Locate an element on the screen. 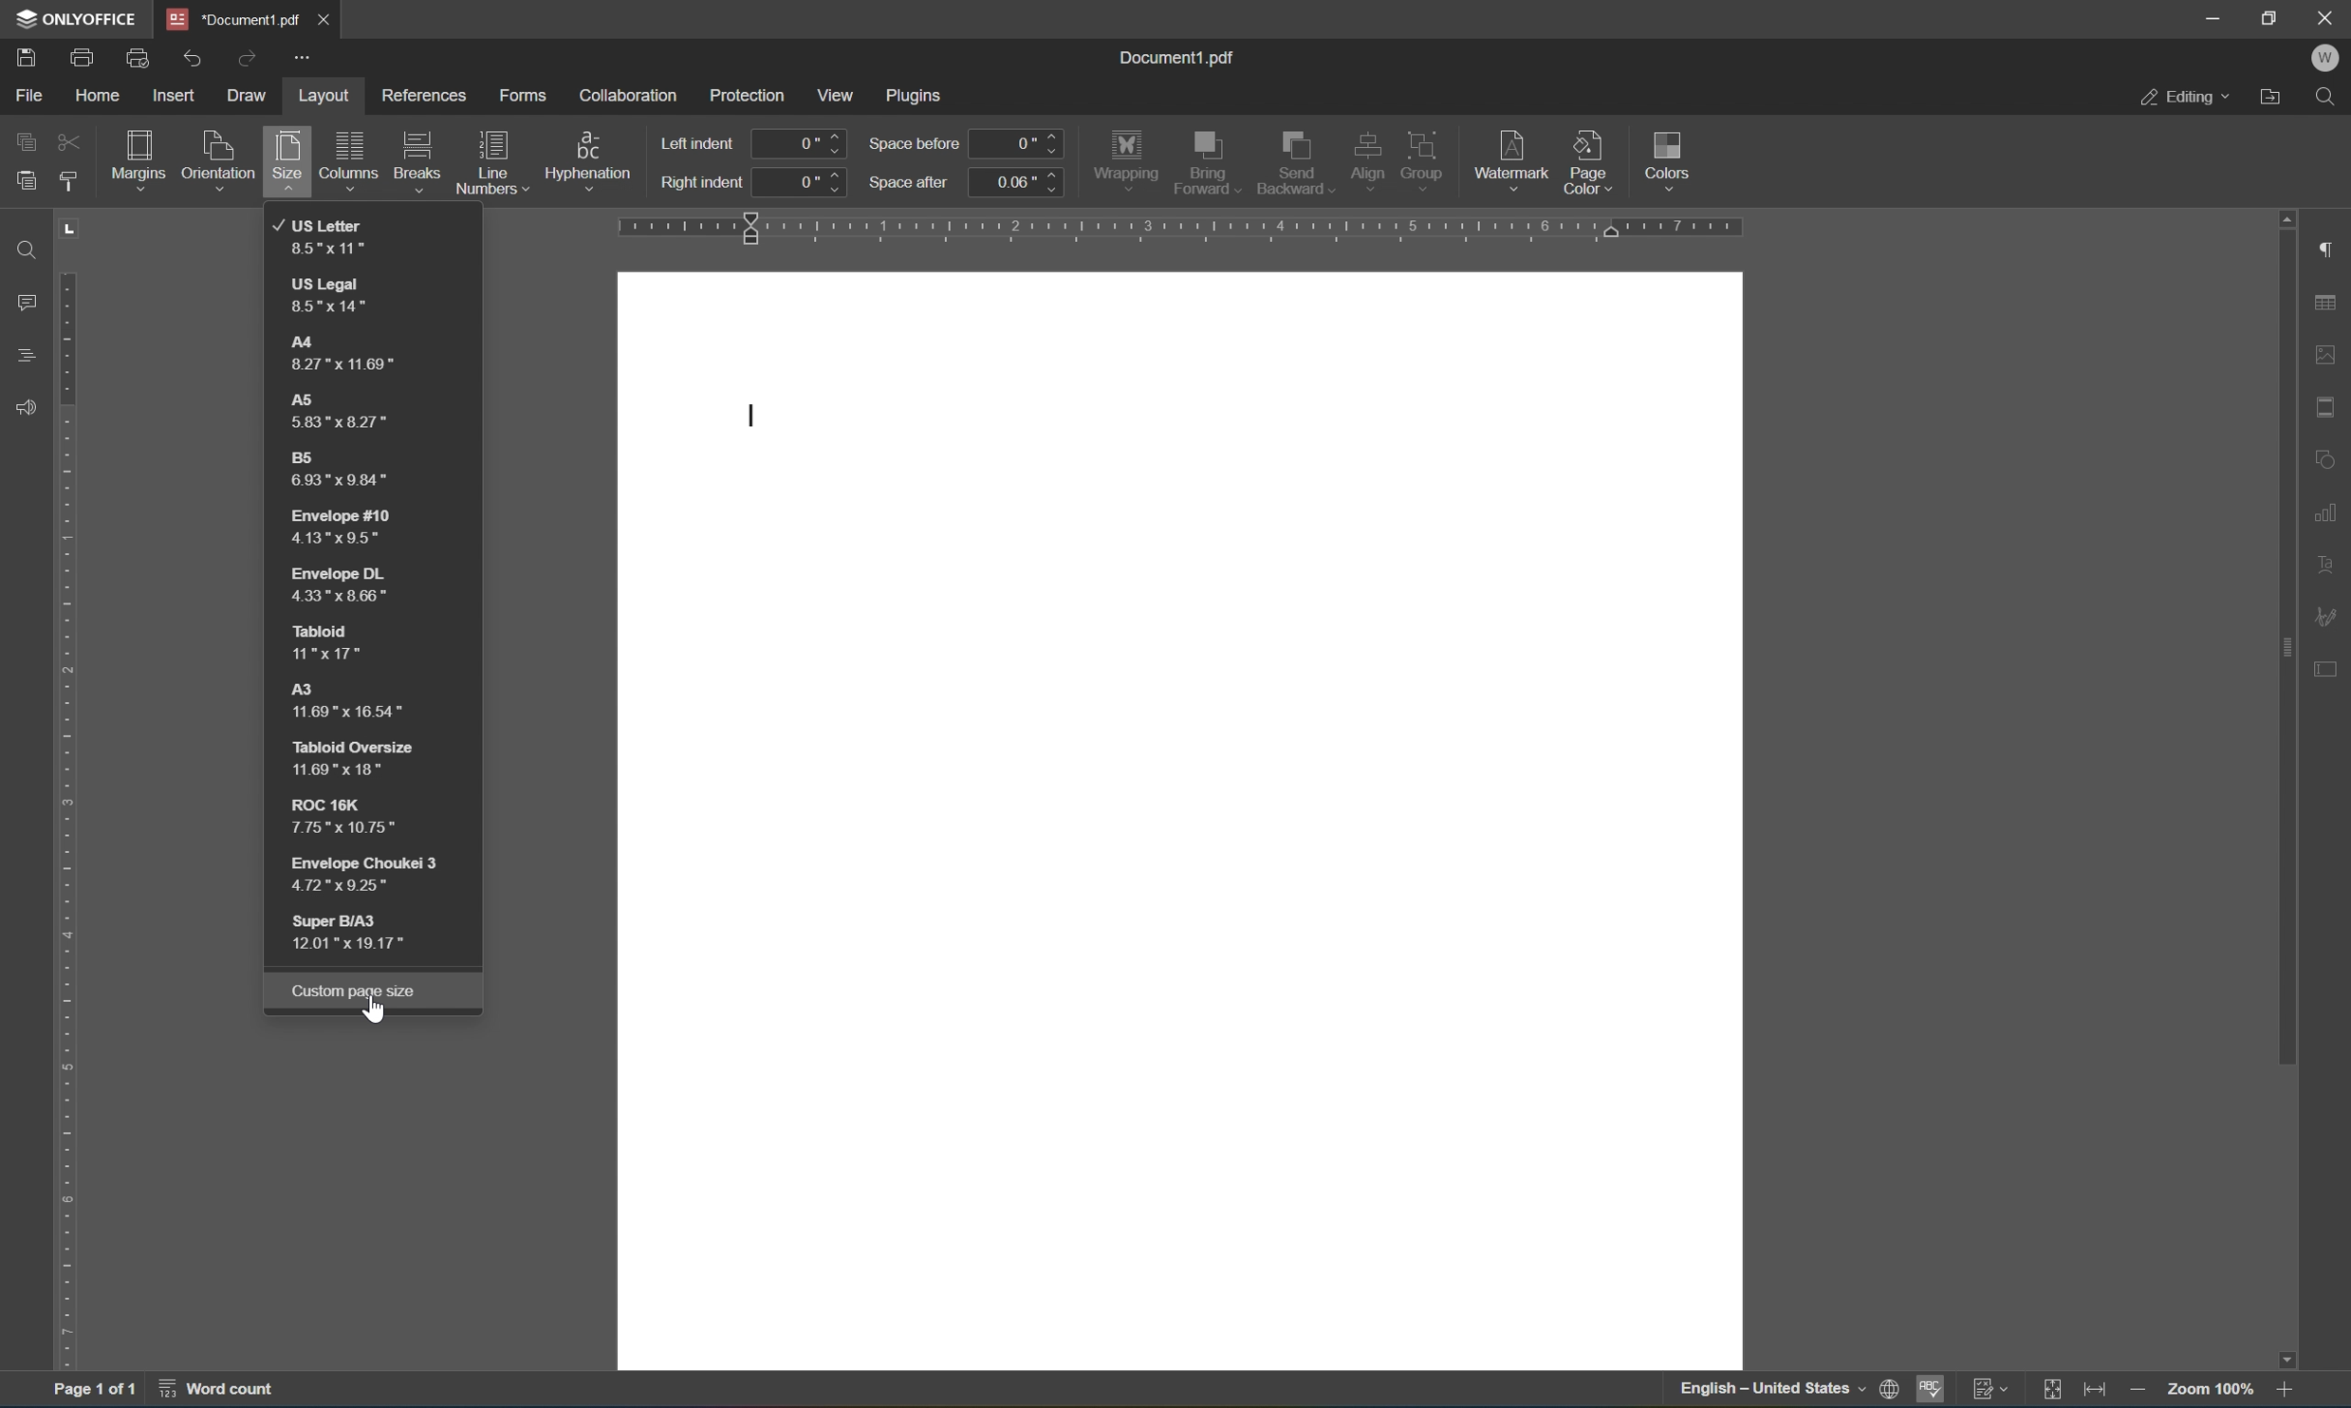 Image resolution: width=2351 pixels, height=1408 pixels. align is located at coordinates (1368, 160).